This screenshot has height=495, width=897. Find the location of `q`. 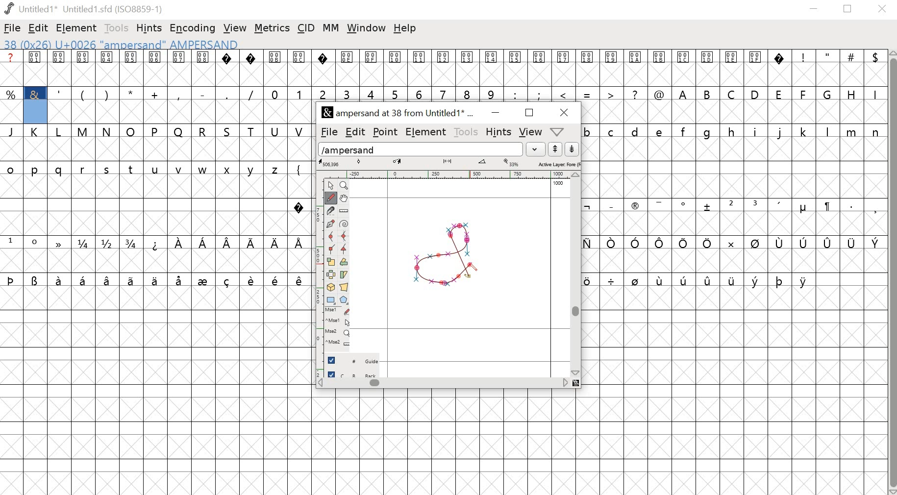

q is located at coordinates (61, 171).